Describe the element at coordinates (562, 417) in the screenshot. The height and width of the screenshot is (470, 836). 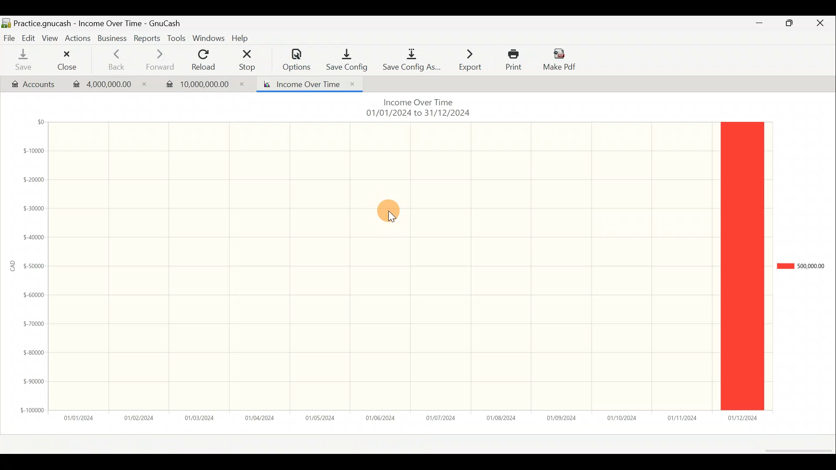
I see `01/09/2024` at that location.